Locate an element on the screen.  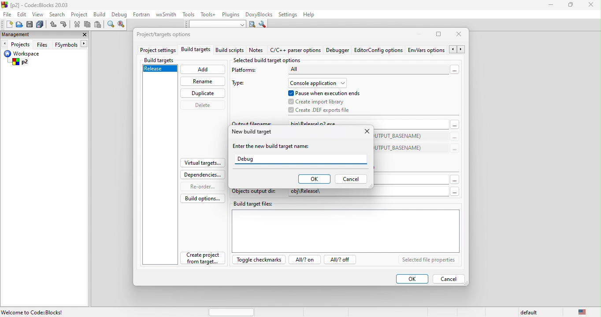
pause when execution ends is located at coordinates (324, 93).